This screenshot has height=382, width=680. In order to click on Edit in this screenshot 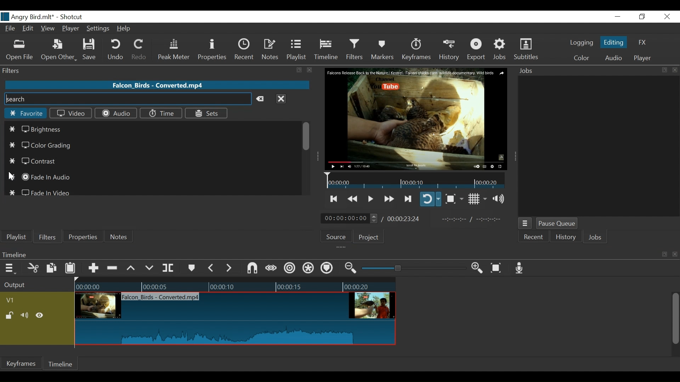, I will do `click(29, 29)`.